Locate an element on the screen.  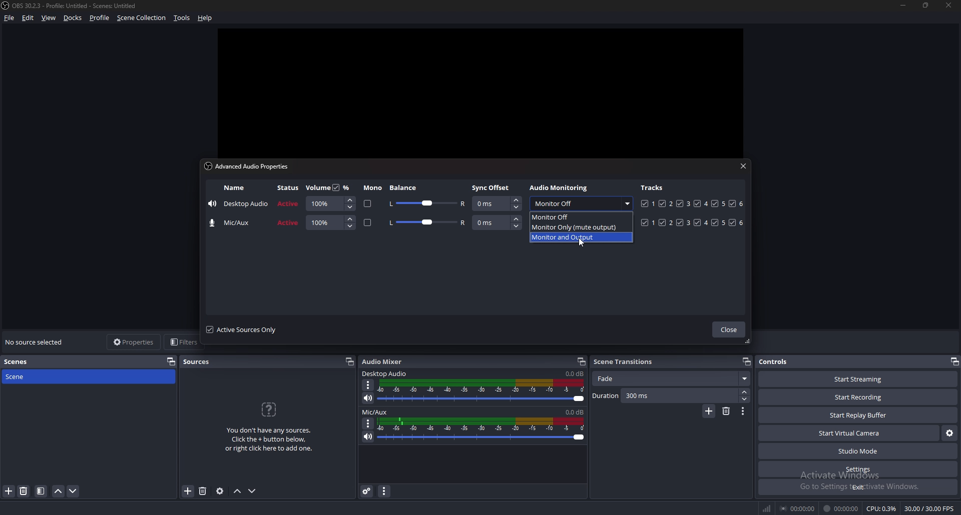
advanced audio properties is located at coordinates (368, 491).